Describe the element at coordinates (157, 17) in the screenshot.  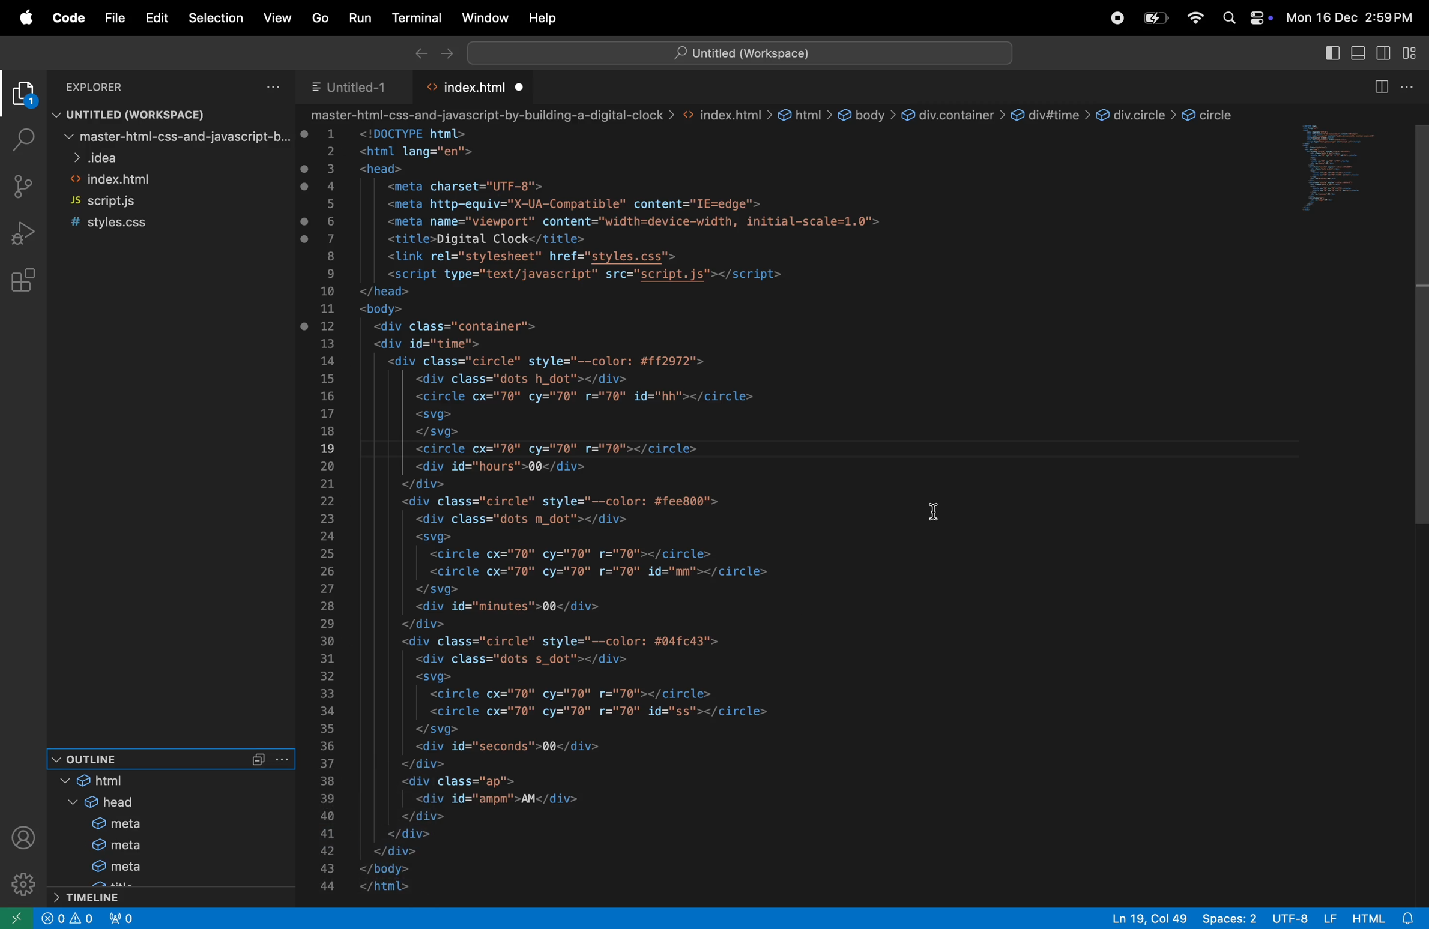
I see `edit` at that location.